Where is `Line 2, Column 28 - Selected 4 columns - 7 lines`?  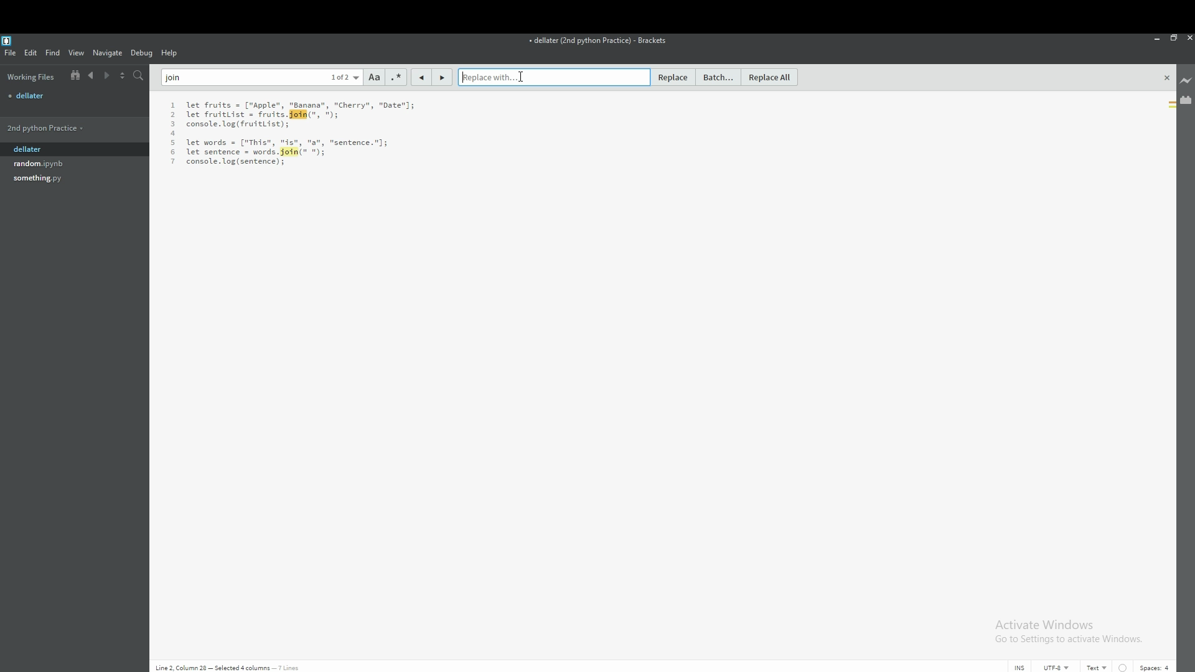
Line 2, Column 28 - Selected 4 columns - 7 lines is located at coordinates (243, 667).